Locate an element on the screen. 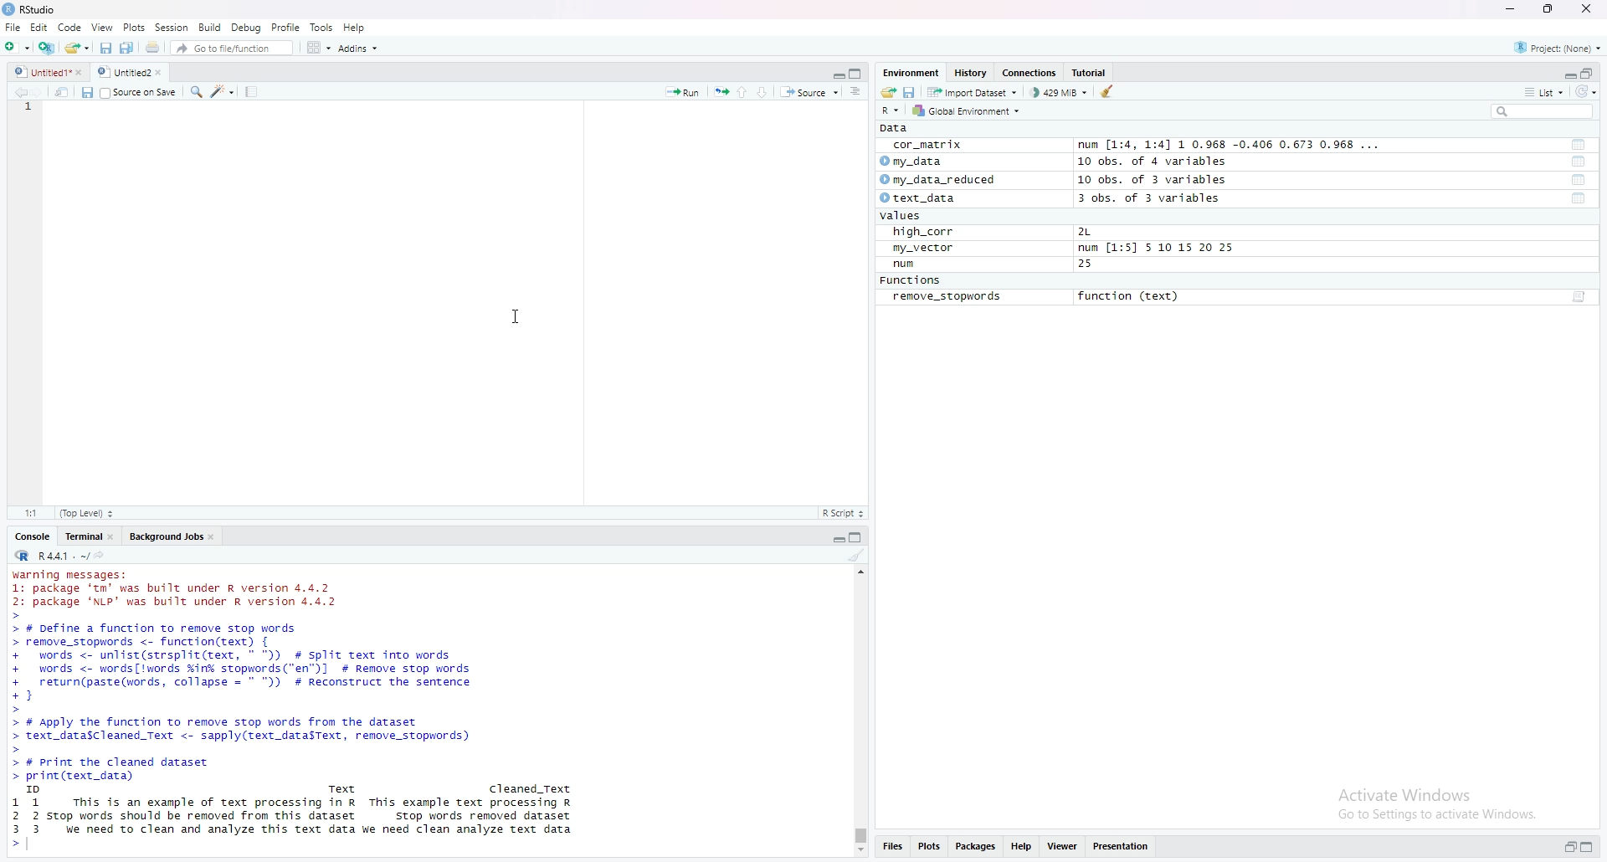 This screenshot has width=1607, height=862. Show Table is located at coordinates (1578, 144).